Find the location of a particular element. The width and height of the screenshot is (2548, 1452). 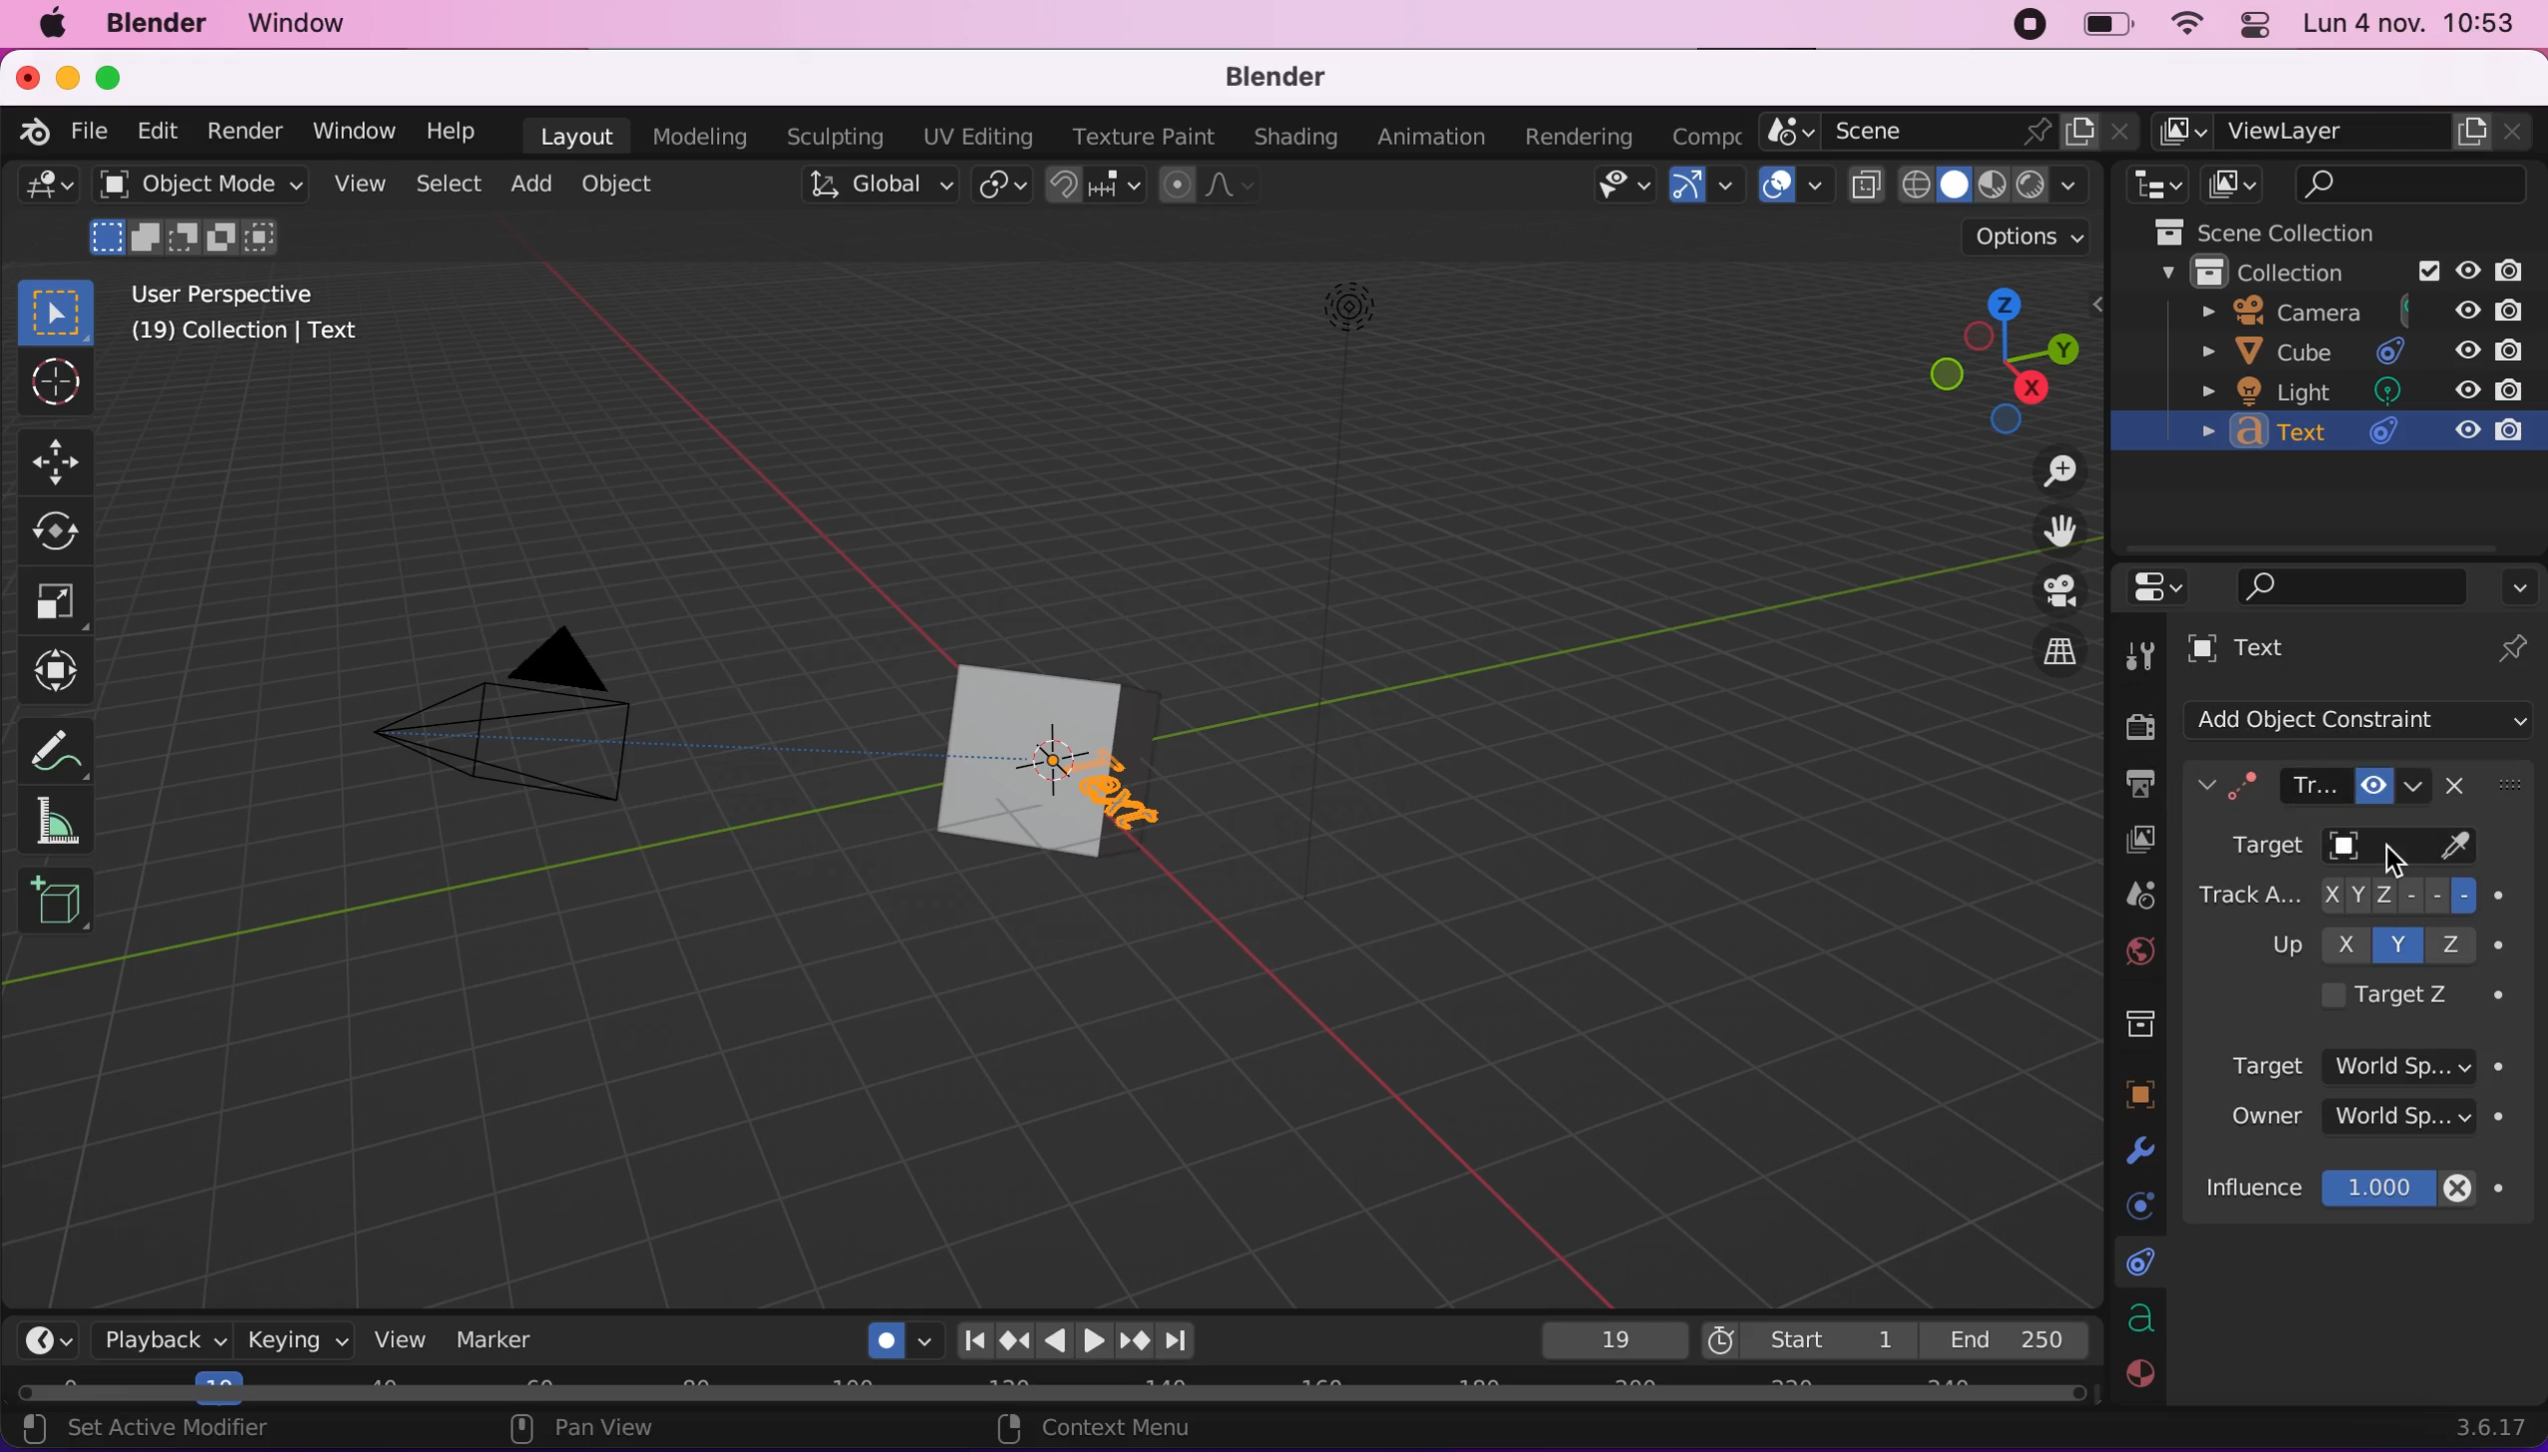

modeling is located at coordinates (709, 136).